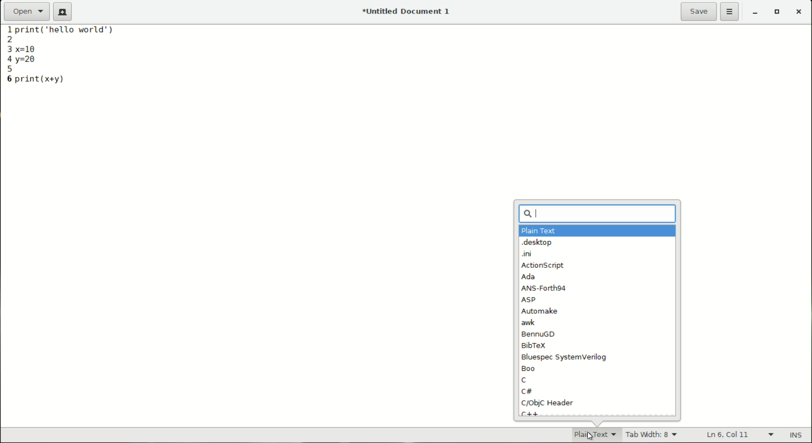  I want to click on Search icon, so click(520, 213).